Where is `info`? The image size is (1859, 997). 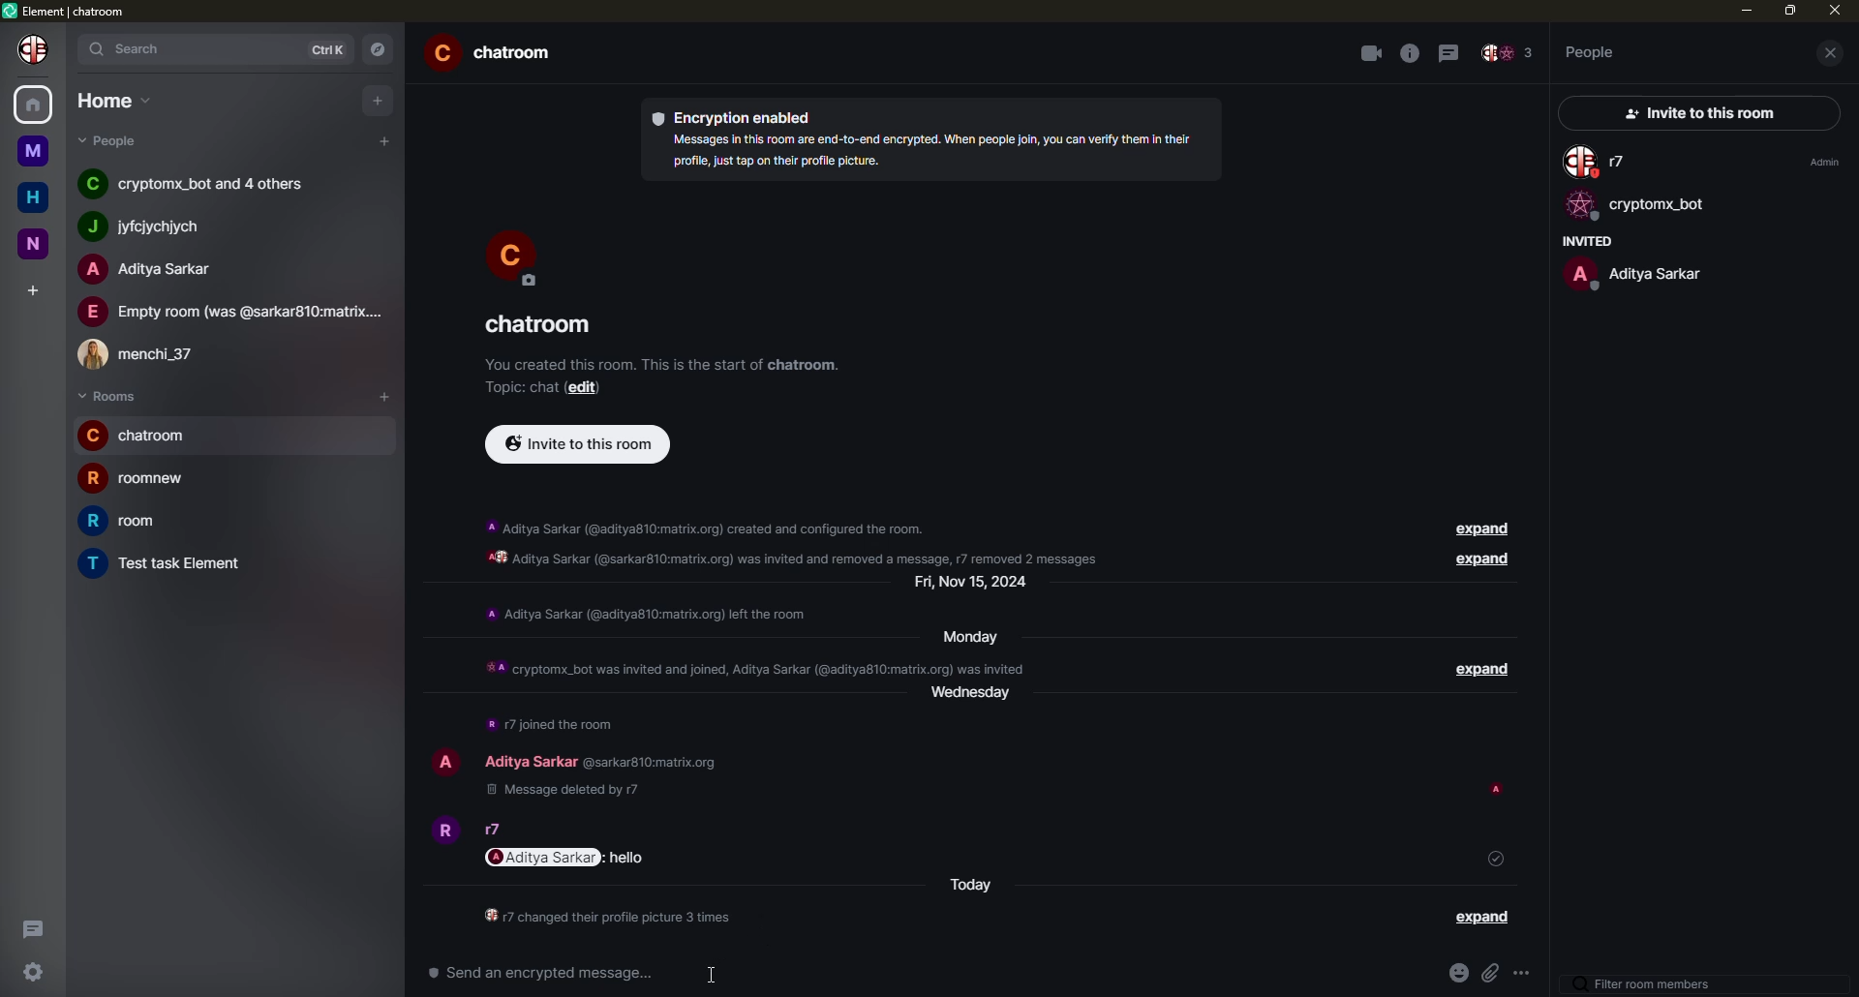
info is located at coordinates (753, 666).